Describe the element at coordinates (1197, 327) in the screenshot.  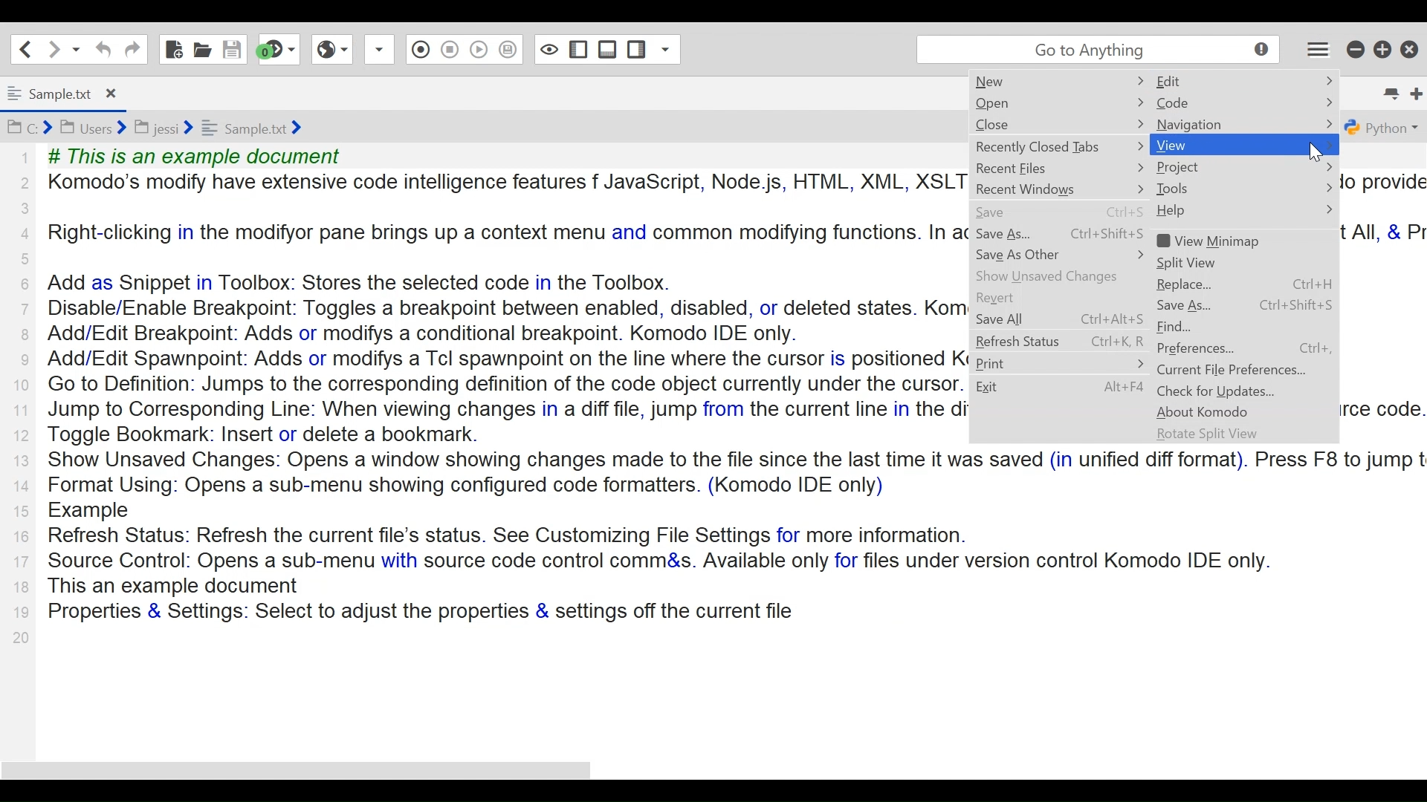
I see `Find...` at that location.